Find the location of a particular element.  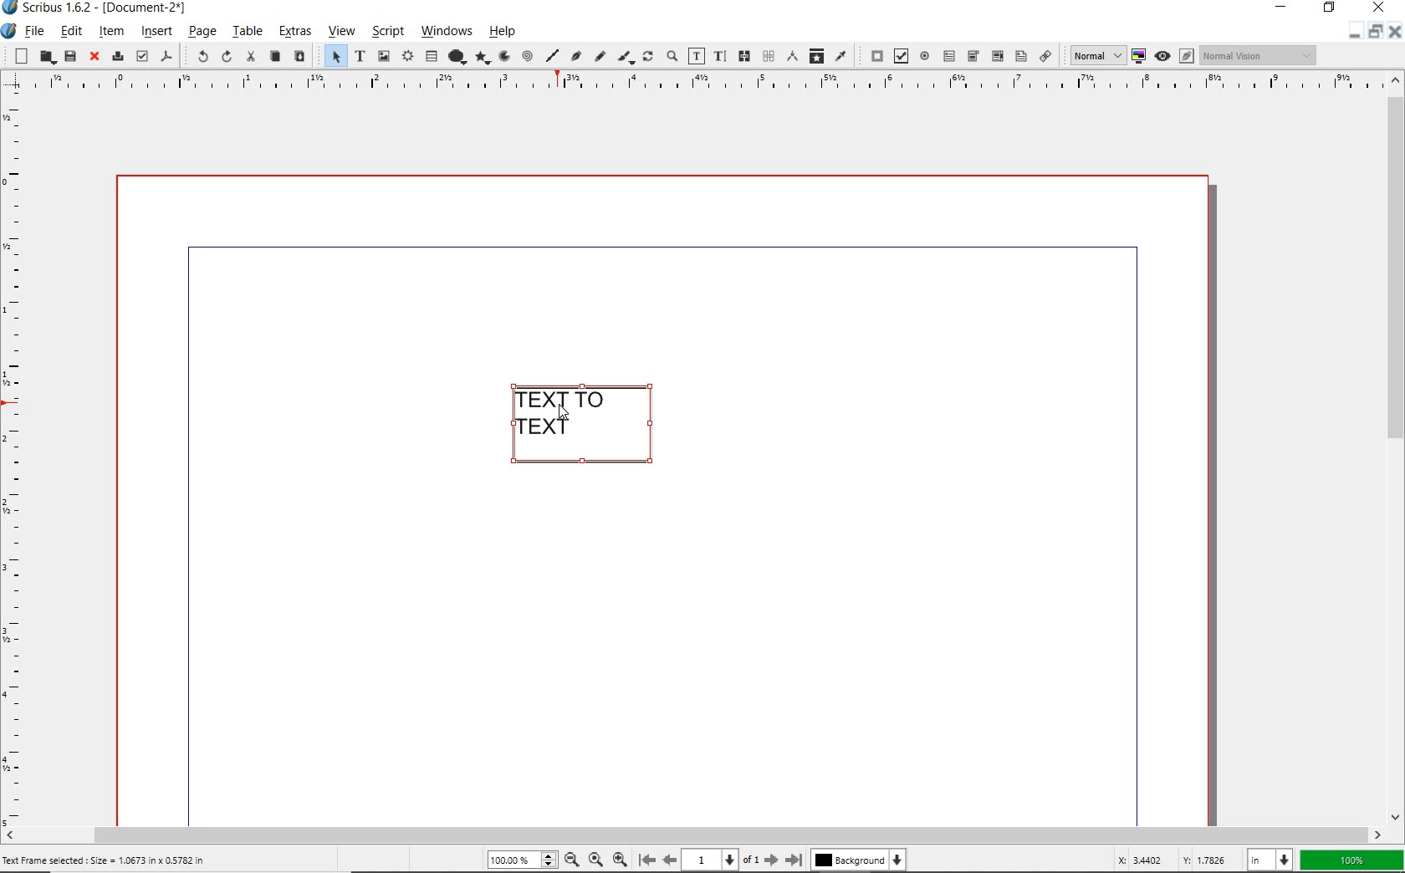

insert is located at coordinates (156, 31).